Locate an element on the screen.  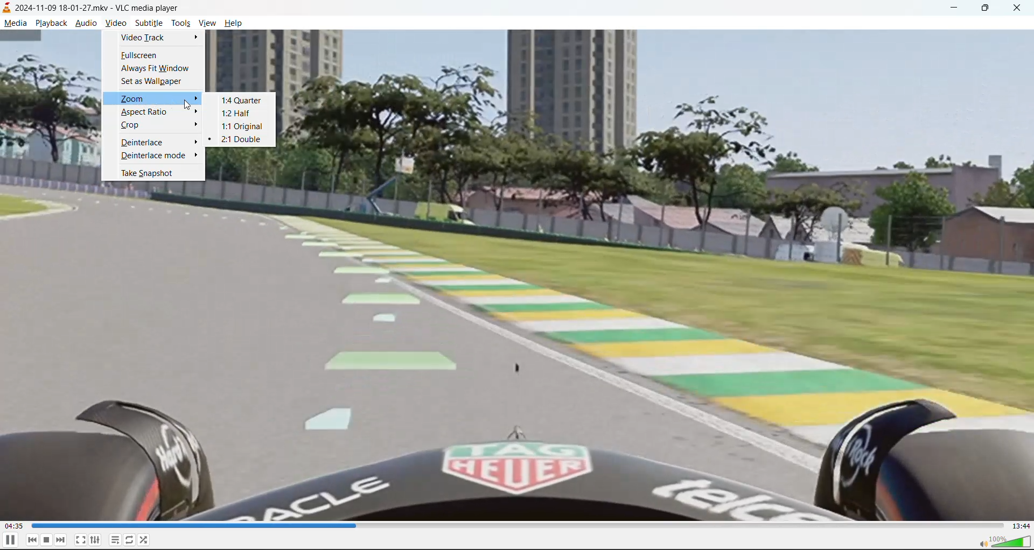
total track time is located at coordinates (1022, 526).